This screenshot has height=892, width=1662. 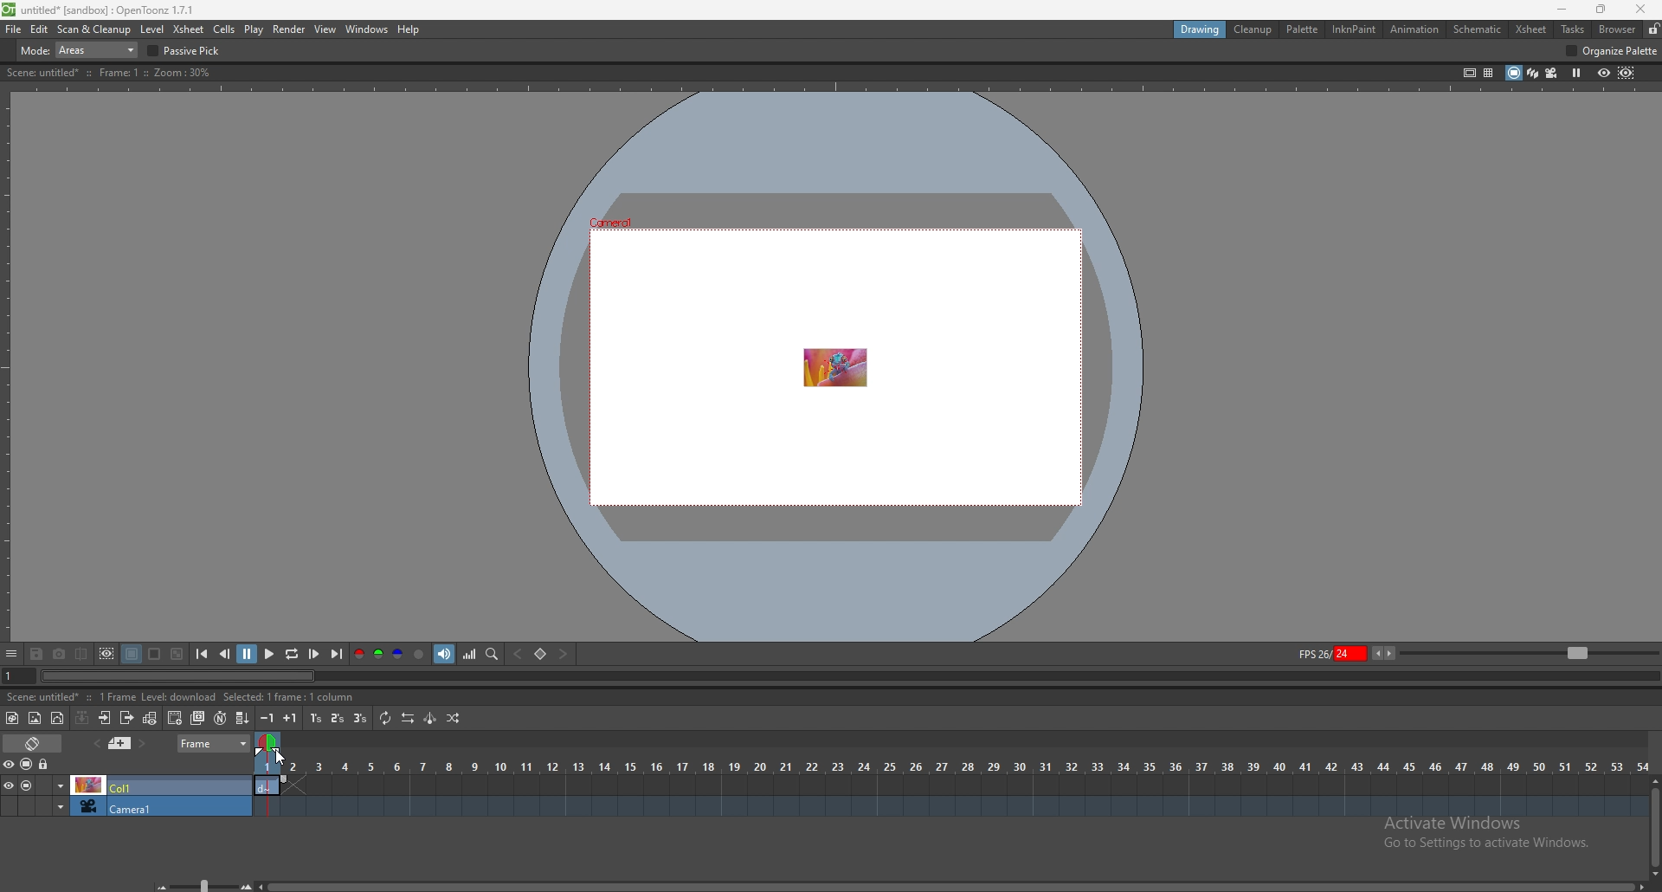 I want to click on fill in empty cells, so click(x=241, y=718).